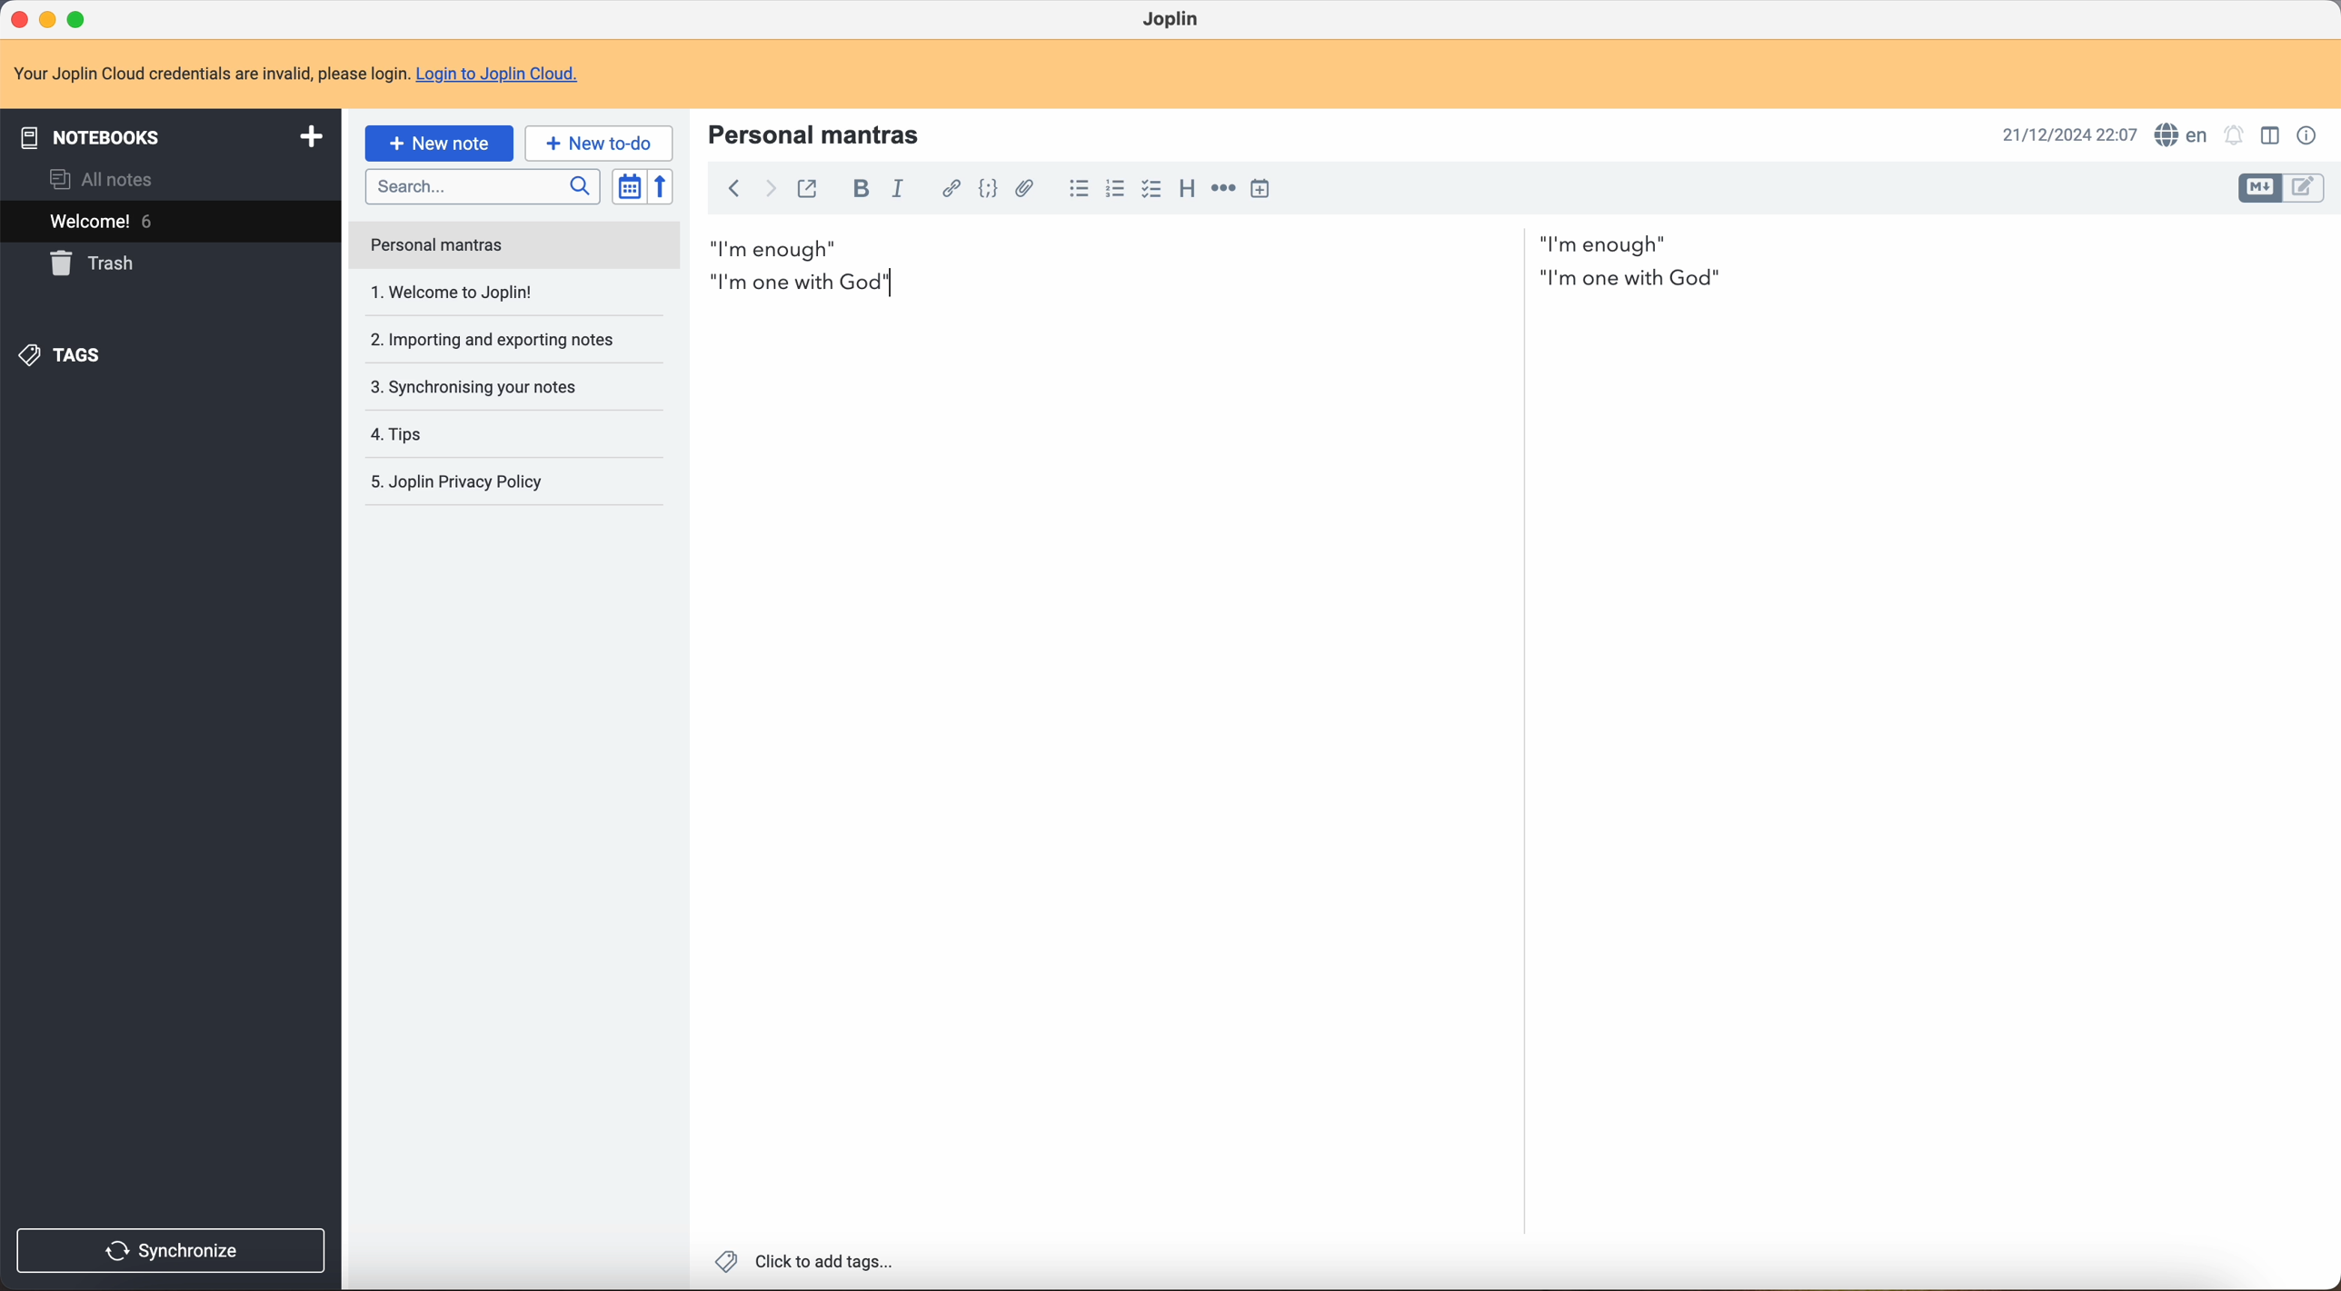 The height and width of the screenshot is (1291, 2341). What do you see at coordinates (17, 21) in the screenshot?
I see `close program` at bounding box center [17, 21].